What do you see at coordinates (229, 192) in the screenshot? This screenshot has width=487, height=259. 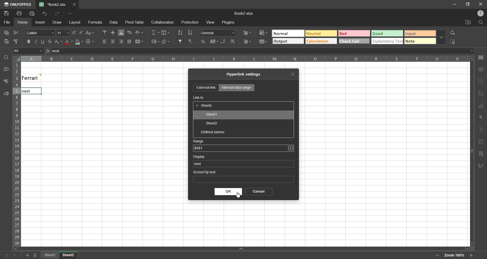 I see `ok` at bounding box center [229, 192].